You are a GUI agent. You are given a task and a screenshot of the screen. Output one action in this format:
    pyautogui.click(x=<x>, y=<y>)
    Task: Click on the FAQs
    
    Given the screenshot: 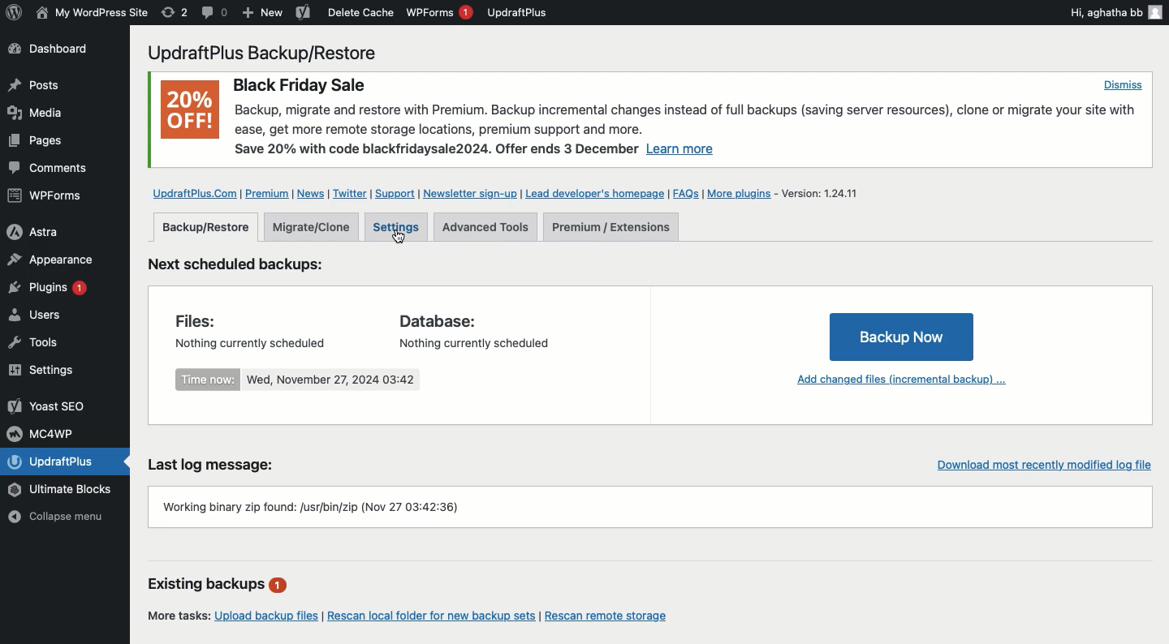 What is the action you would take?
    pyautogui.click(x=686, y=193)
    